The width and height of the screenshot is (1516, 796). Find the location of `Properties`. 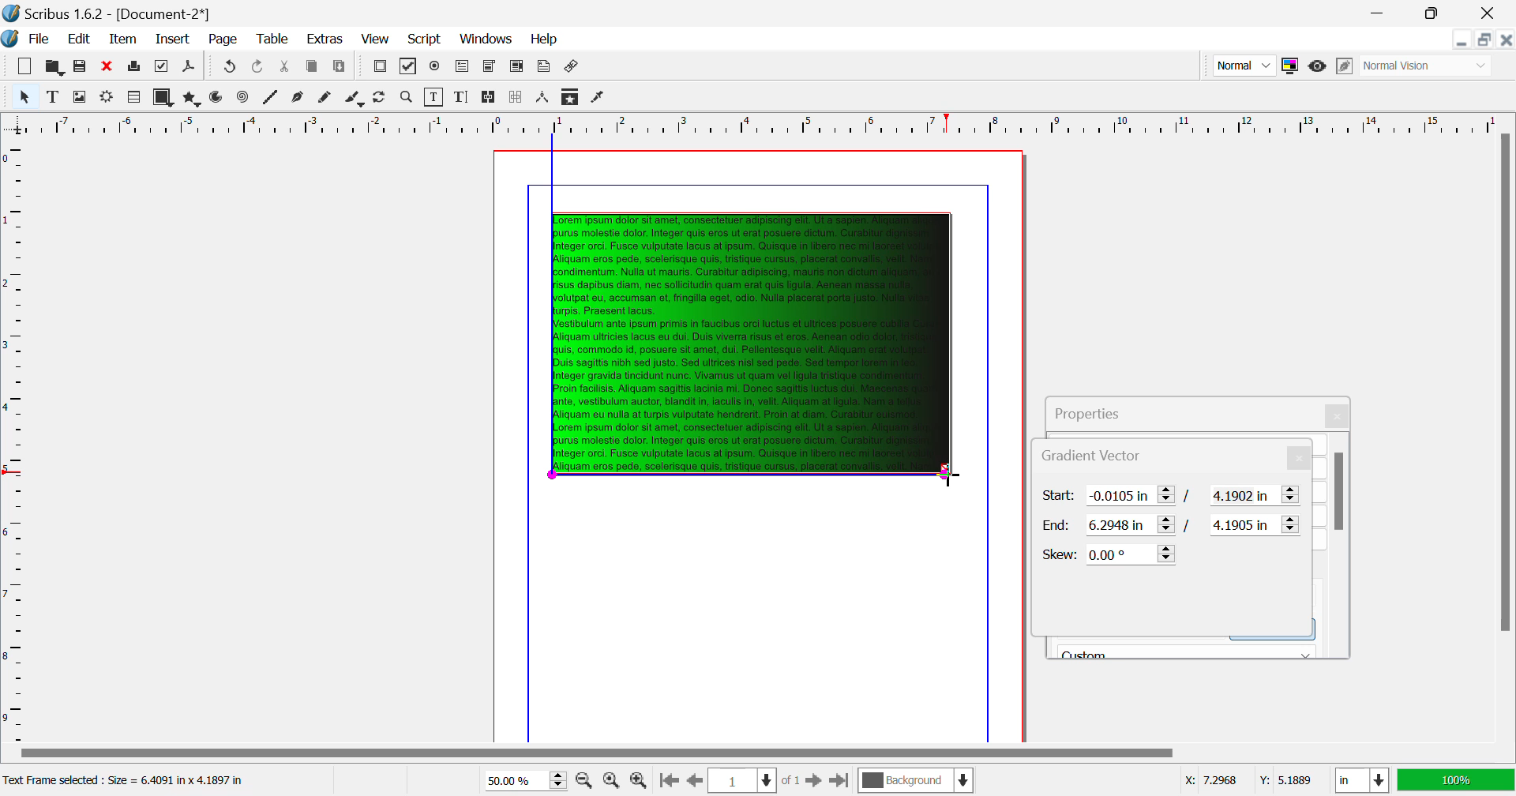

Properties is located at coordinates (1105, 411).